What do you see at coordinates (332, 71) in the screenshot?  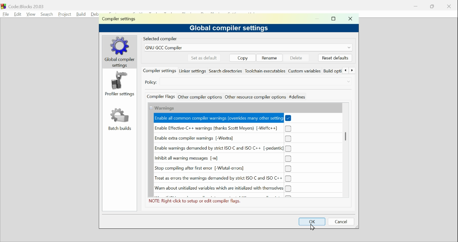 I see `Build options` at bounding box center [332, 71].